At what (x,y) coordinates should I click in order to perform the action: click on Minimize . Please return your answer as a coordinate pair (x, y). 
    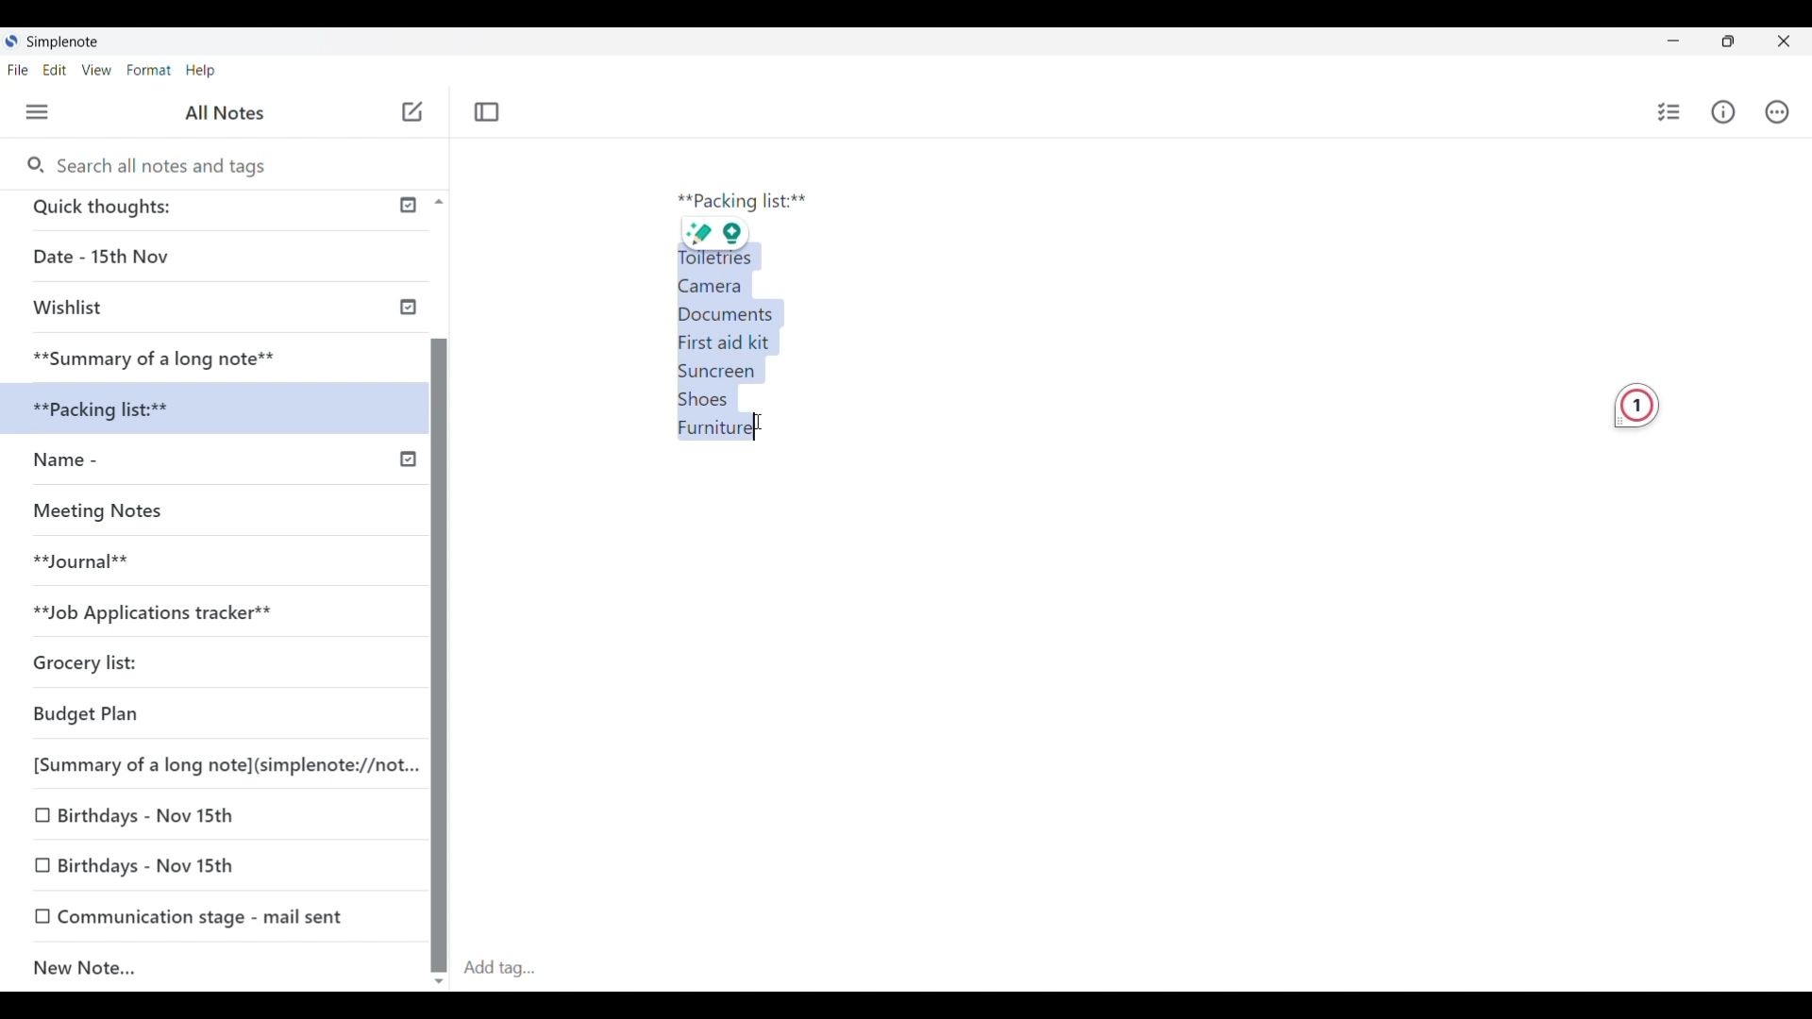
    Looking at the image, I should click on (1673, 41).